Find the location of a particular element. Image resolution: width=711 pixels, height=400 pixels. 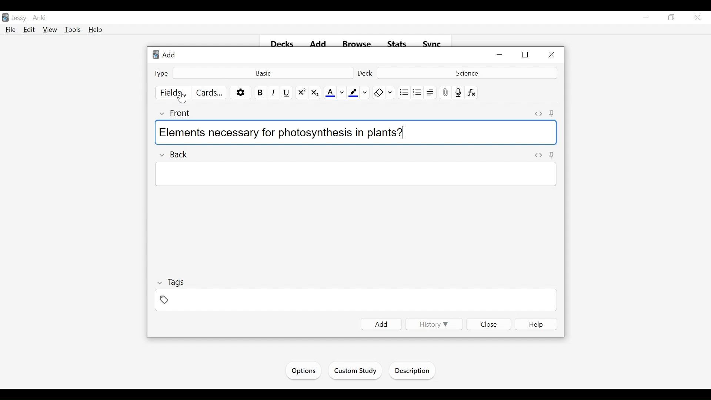

Stats is located at coordinates (397, 44).